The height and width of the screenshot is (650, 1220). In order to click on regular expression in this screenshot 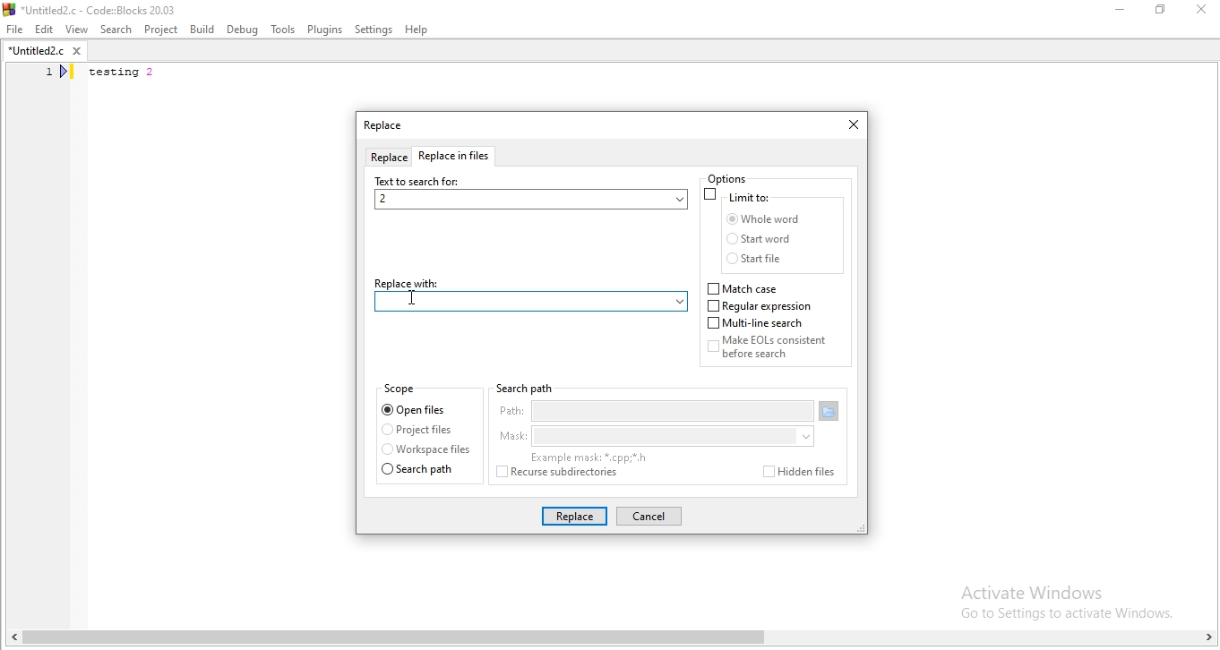, I will do `click(762, 306)`.